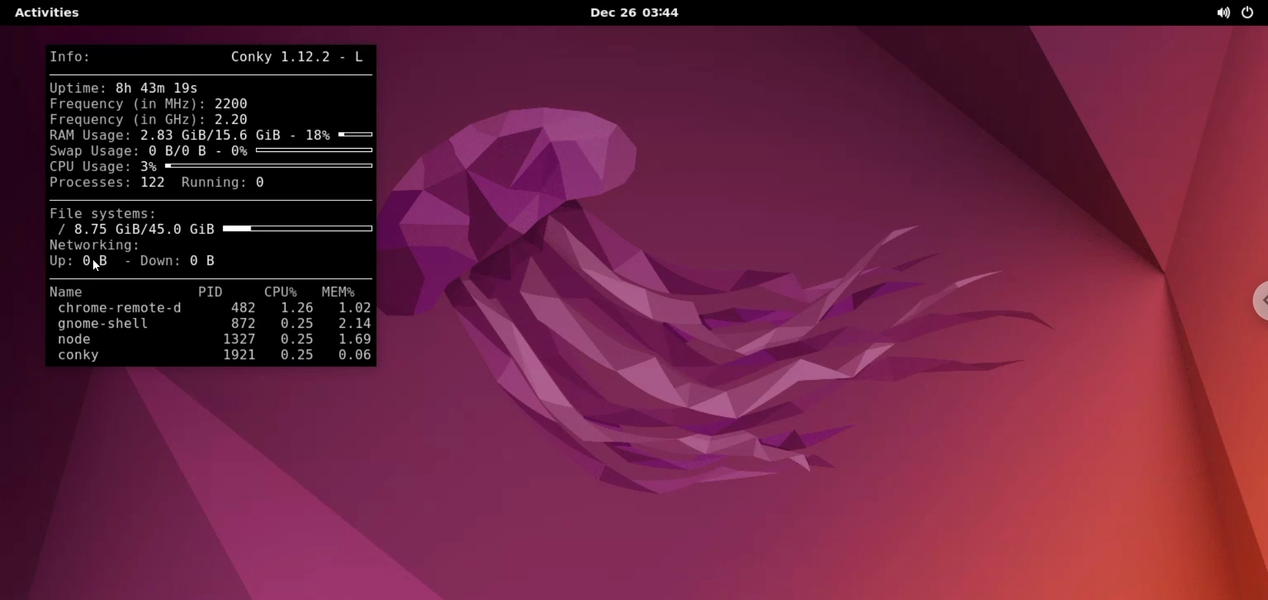 The height and width of the screenshot is (600, 1268). Describe the element at coordinates (296, 324) in the screenshot. I see `0.25` at that location.